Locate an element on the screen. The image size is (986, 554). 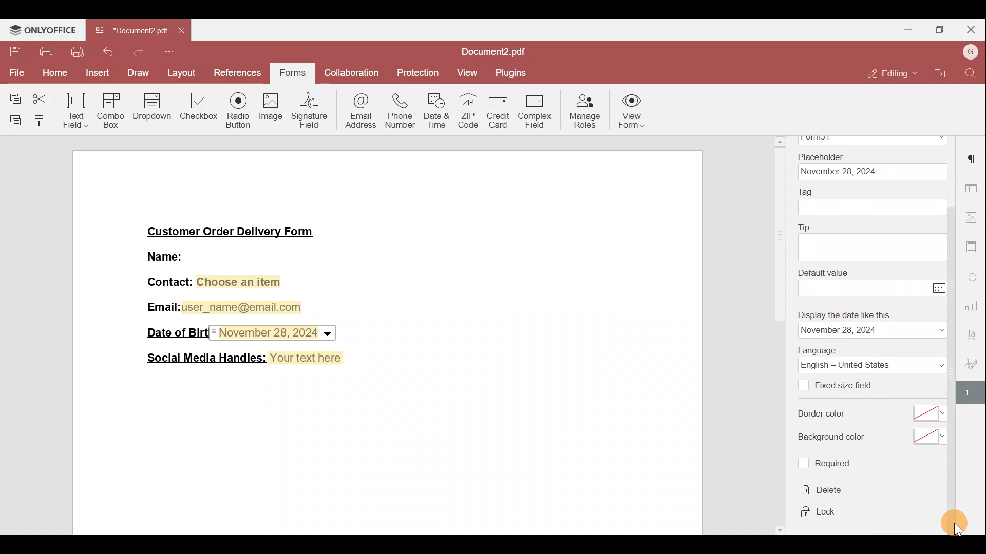
Default value is located at coordinates (824, 272).